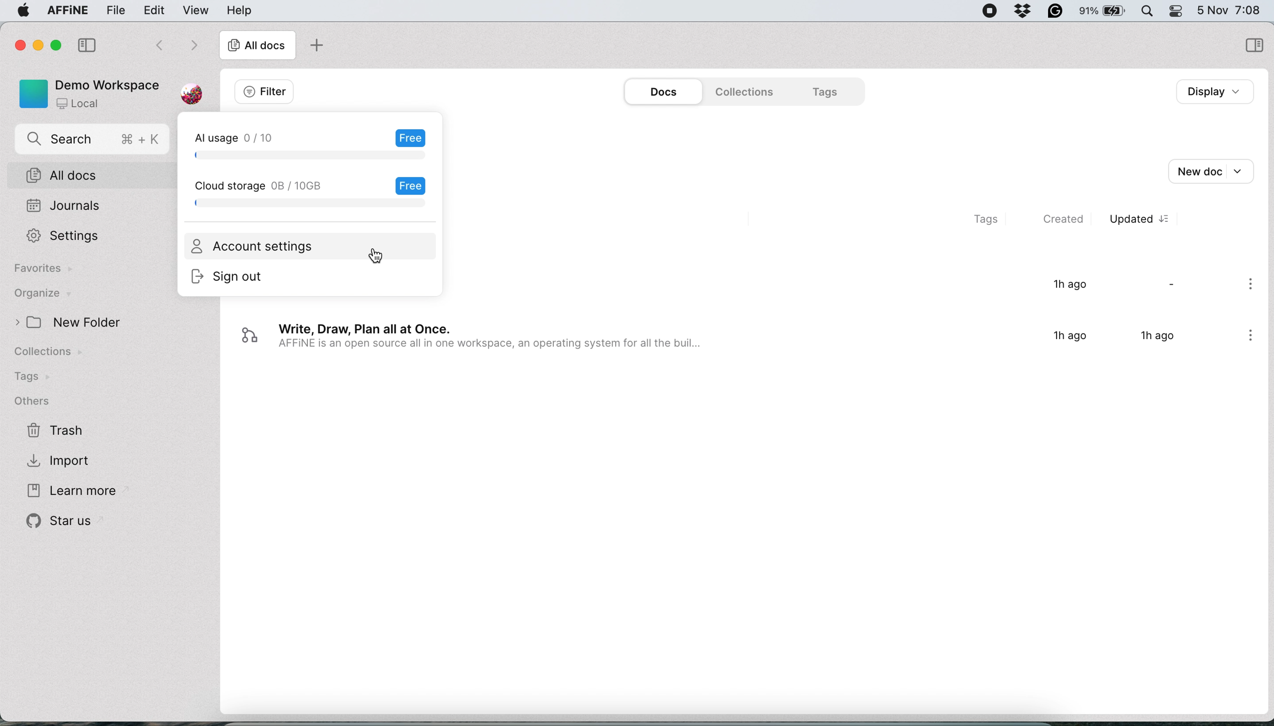 This screenshot has height=726, width=1274. Describe the element at coordinates (152, 43) in the screenshot. I see `switch tabs` at that location.